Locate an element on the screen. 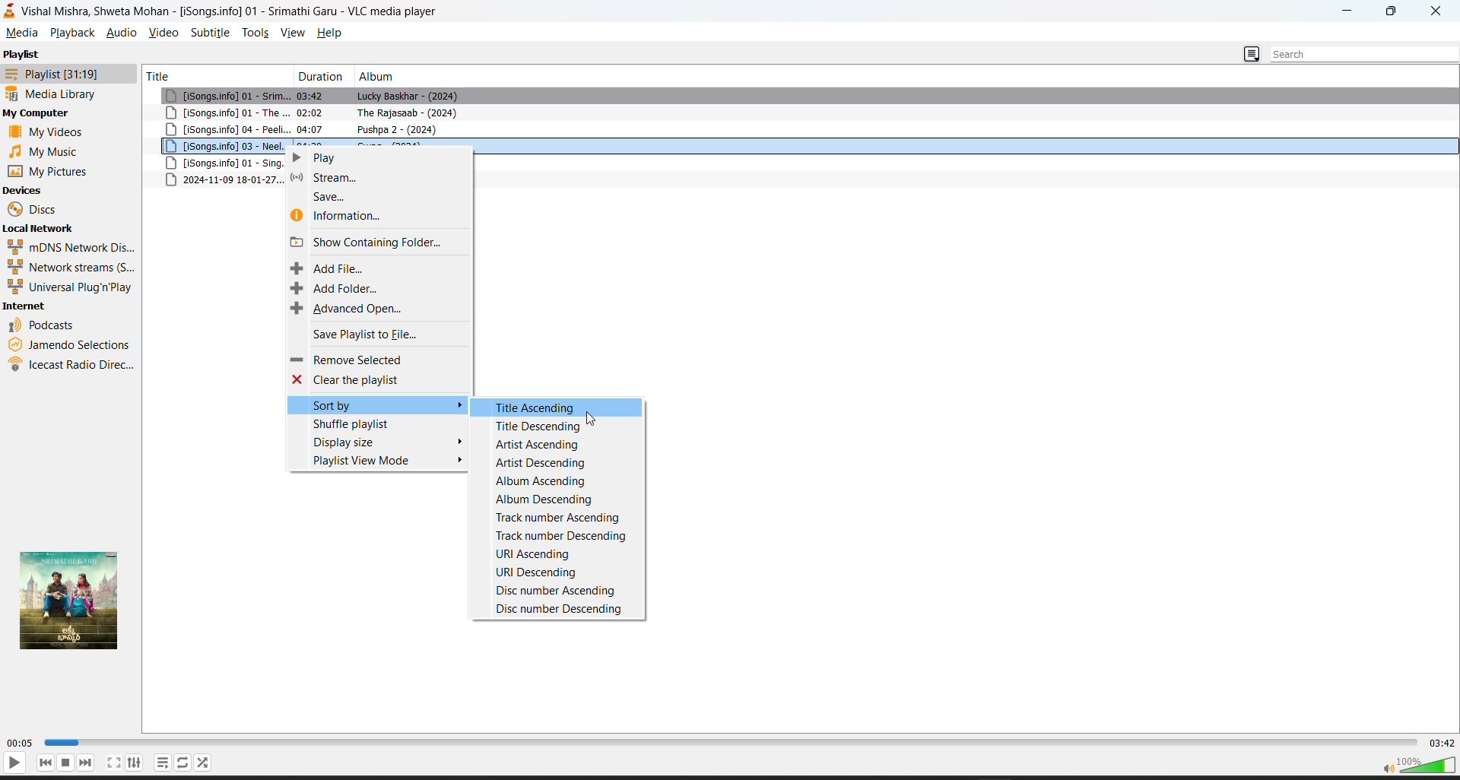 This screenshot has height=780, width=1460. cursor is located at coordinates (417, 412).